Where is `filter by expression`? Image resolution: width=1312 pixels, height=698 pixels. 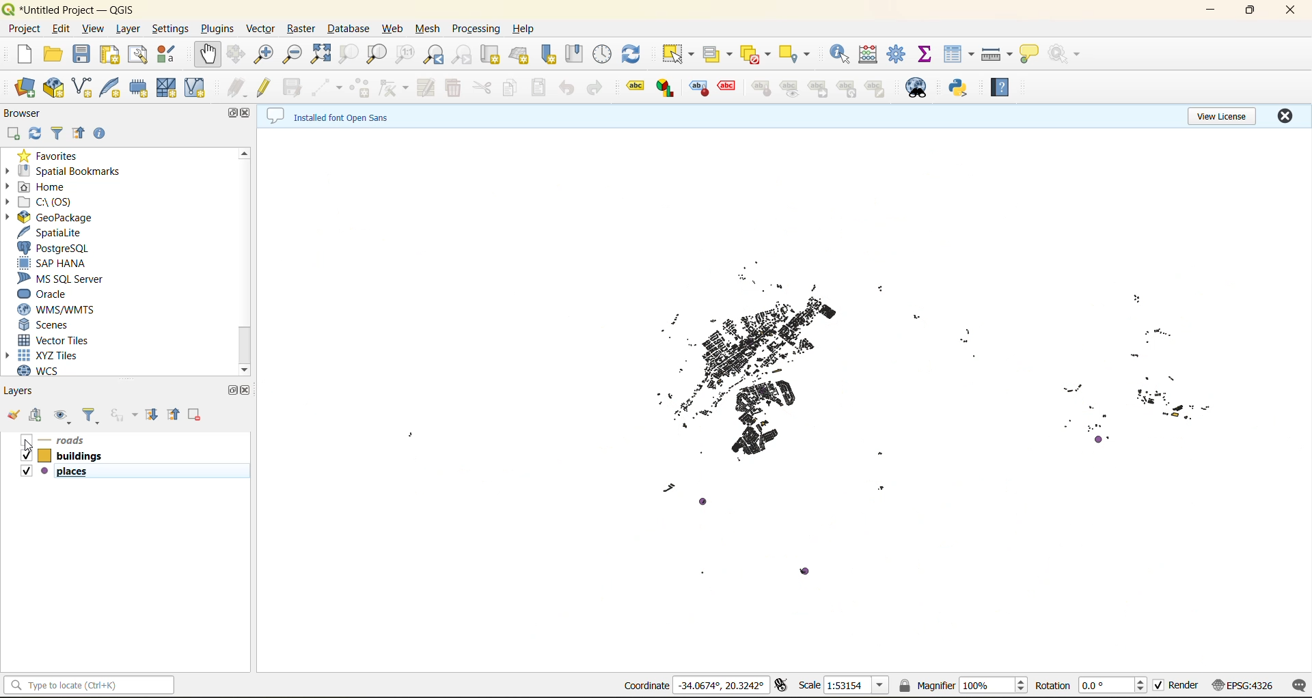 filter by expression is located at coordinates (125, 415).